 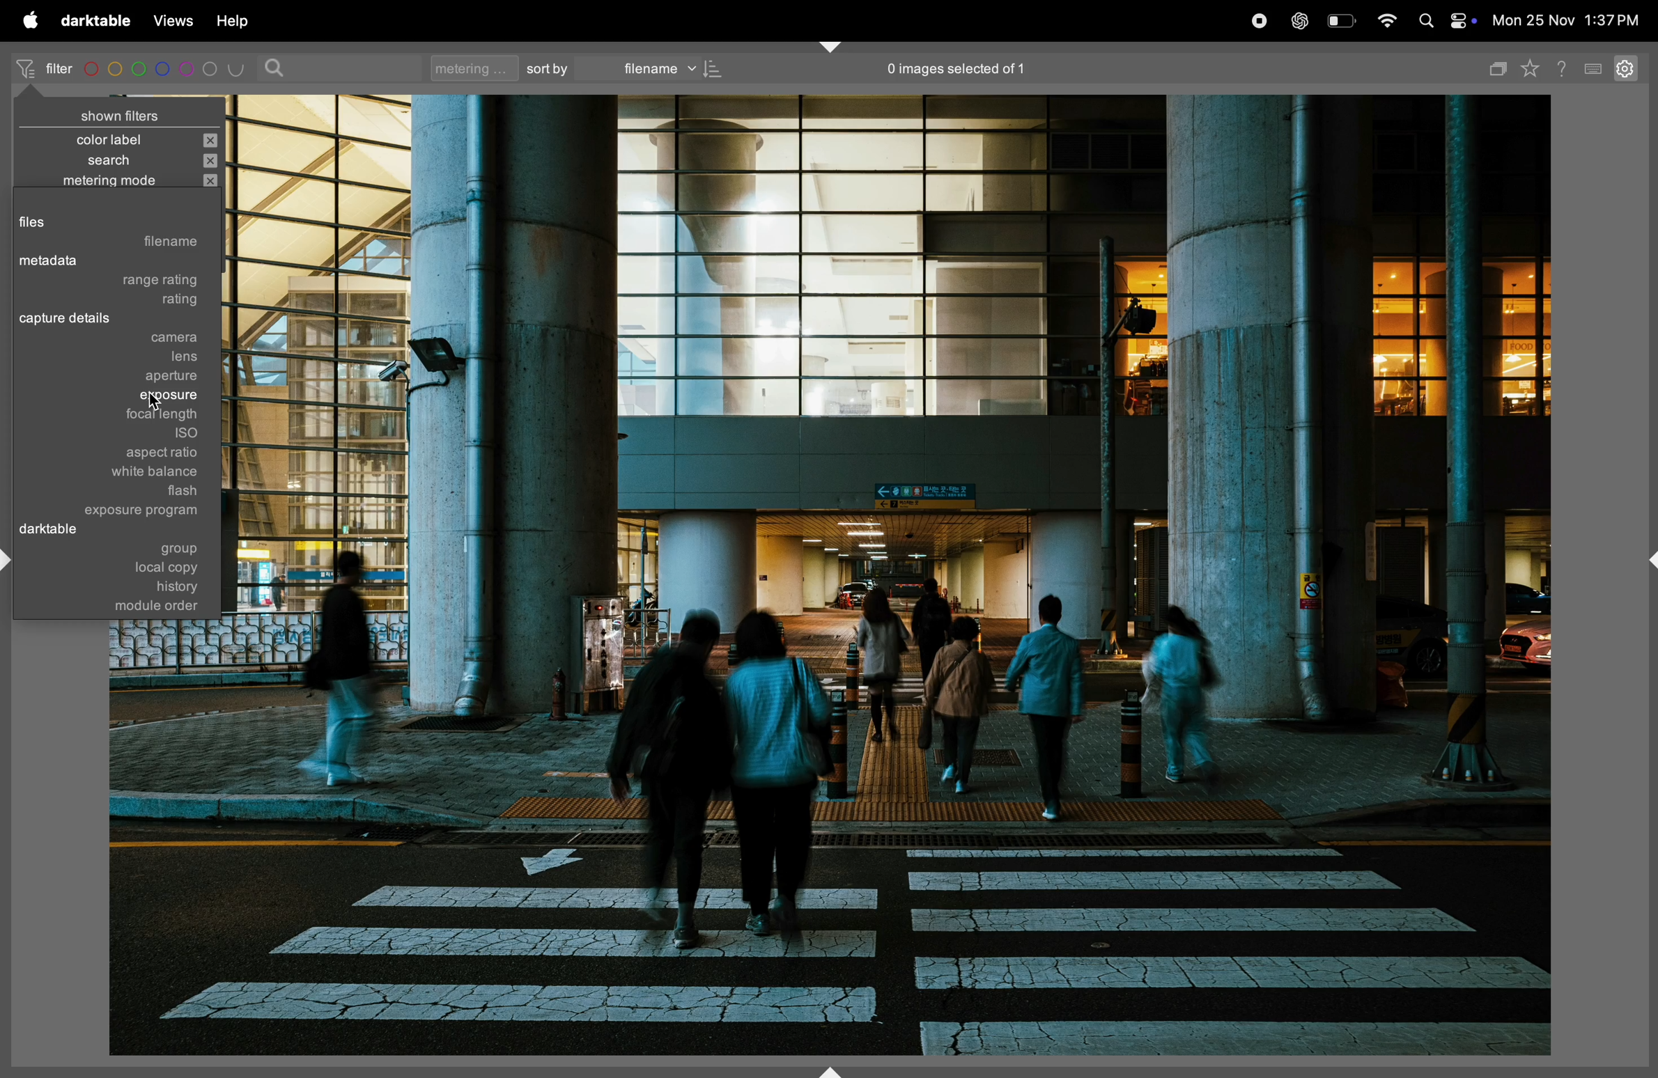 I want to click on shift+ctrl+l, so click(x=10, y=561).